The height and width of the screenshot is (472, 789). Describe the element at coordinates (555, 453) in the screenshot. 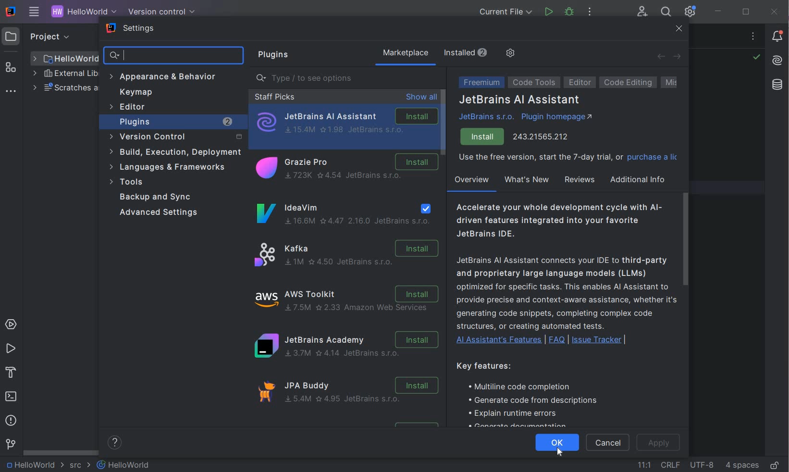

I see `cursor` at that location.